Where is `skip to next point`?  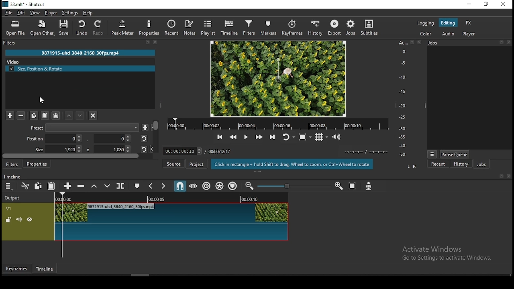 skip to next point is located at coordinates (273, 136).